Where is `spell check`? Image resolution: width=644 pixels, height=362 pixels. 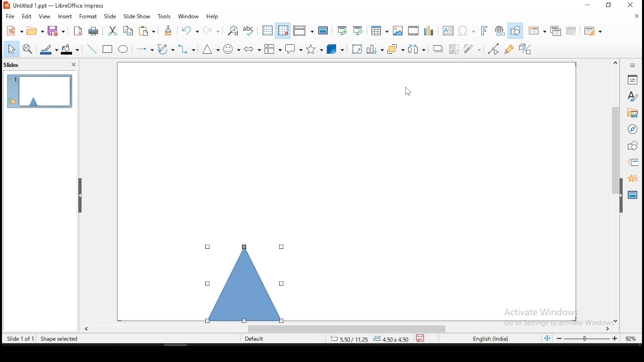 spell check is located at coordinates (250, 31).